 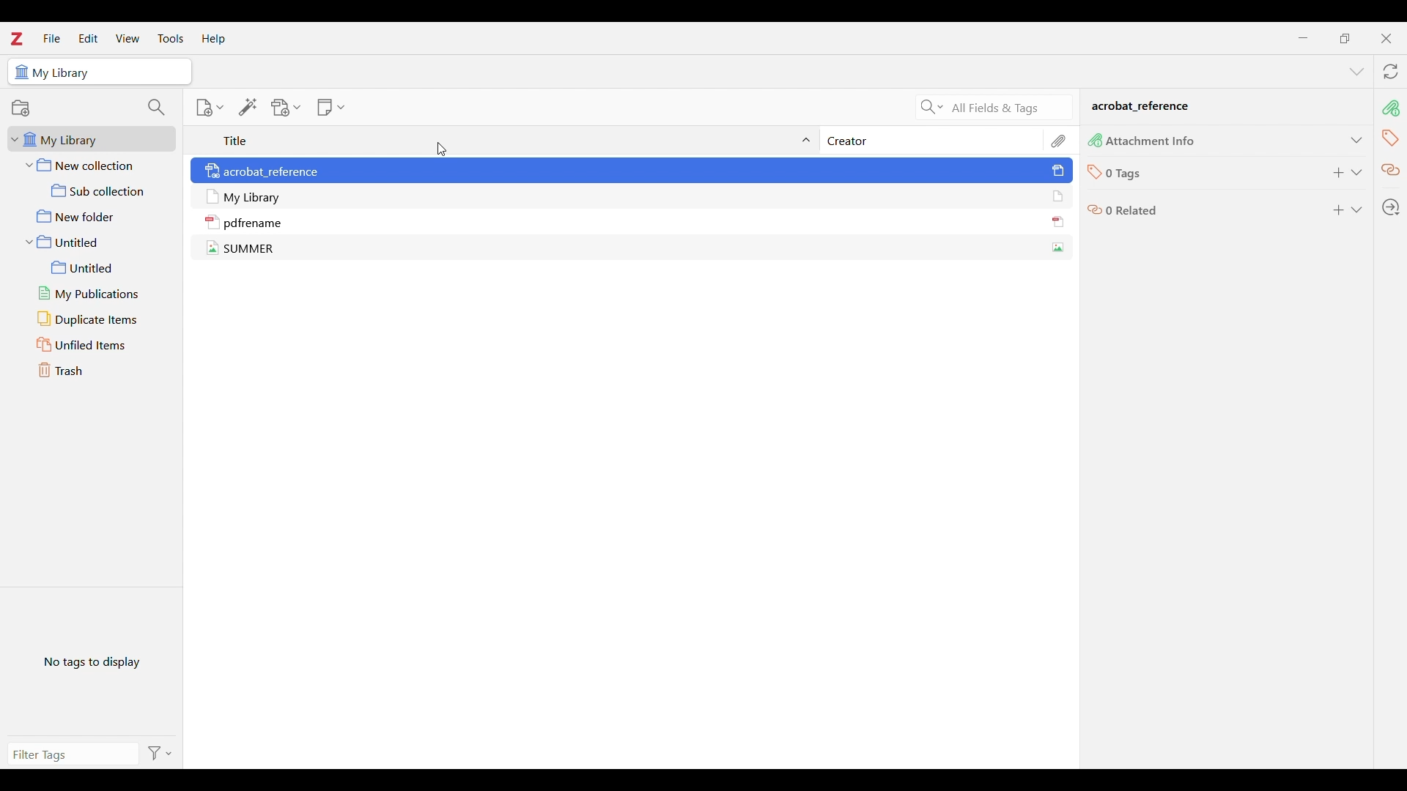 I want to click on icon, so click(x=1058, y=221).